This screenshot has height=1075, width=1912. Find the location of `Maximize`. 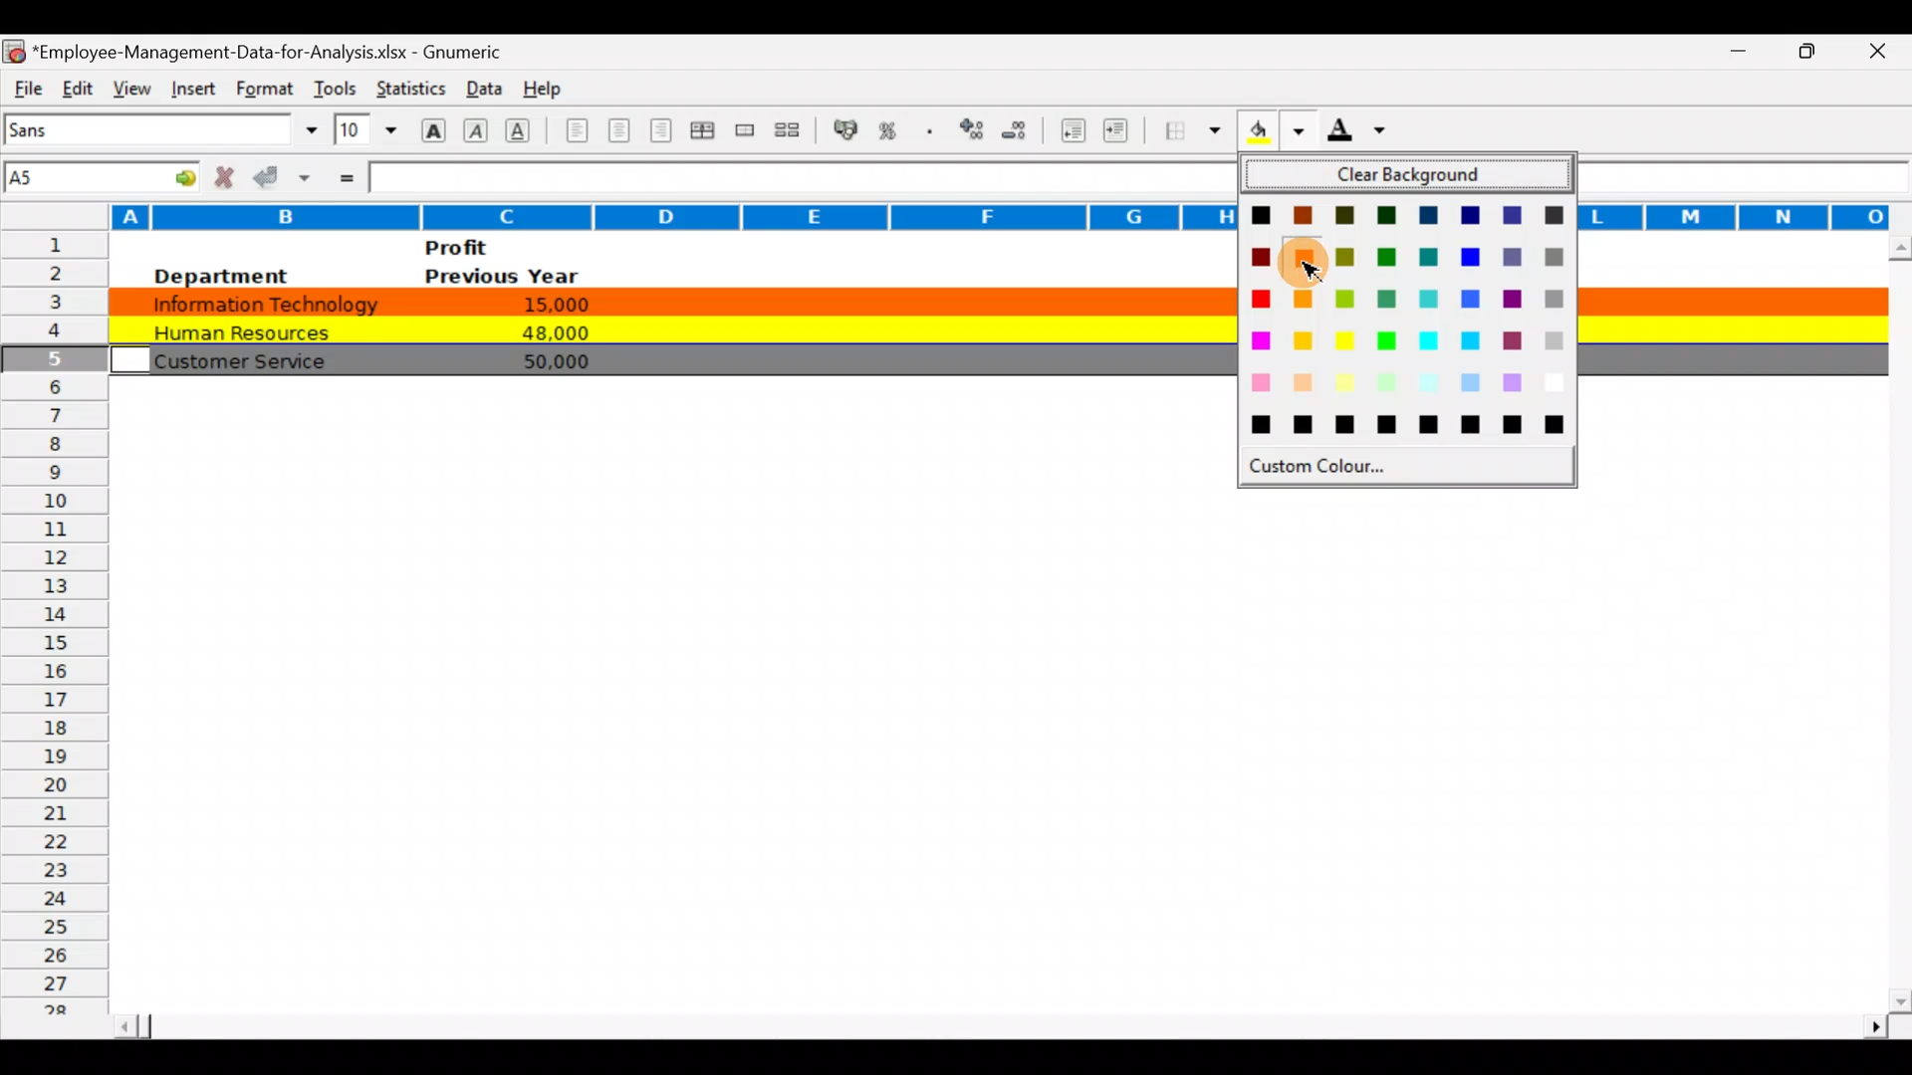

Maximize is located at coordinates (1815, 49).